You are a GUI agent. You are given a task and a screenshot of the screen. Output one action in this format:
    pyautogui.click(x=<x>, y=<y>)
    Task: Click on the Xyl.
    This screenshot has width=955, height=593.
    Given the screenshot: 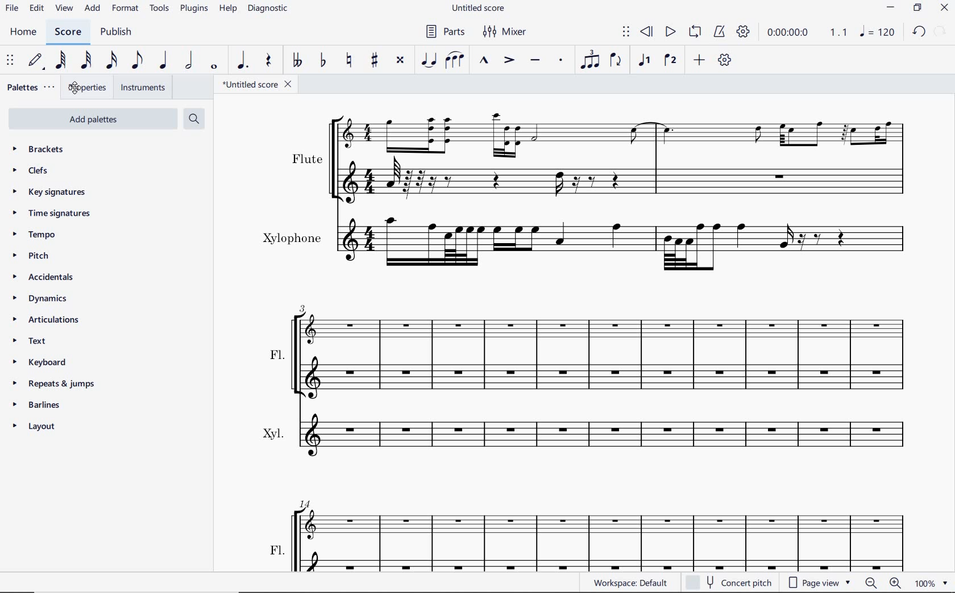 What is the action you would take?
    pyautogui.click(x=589, y=436)
    